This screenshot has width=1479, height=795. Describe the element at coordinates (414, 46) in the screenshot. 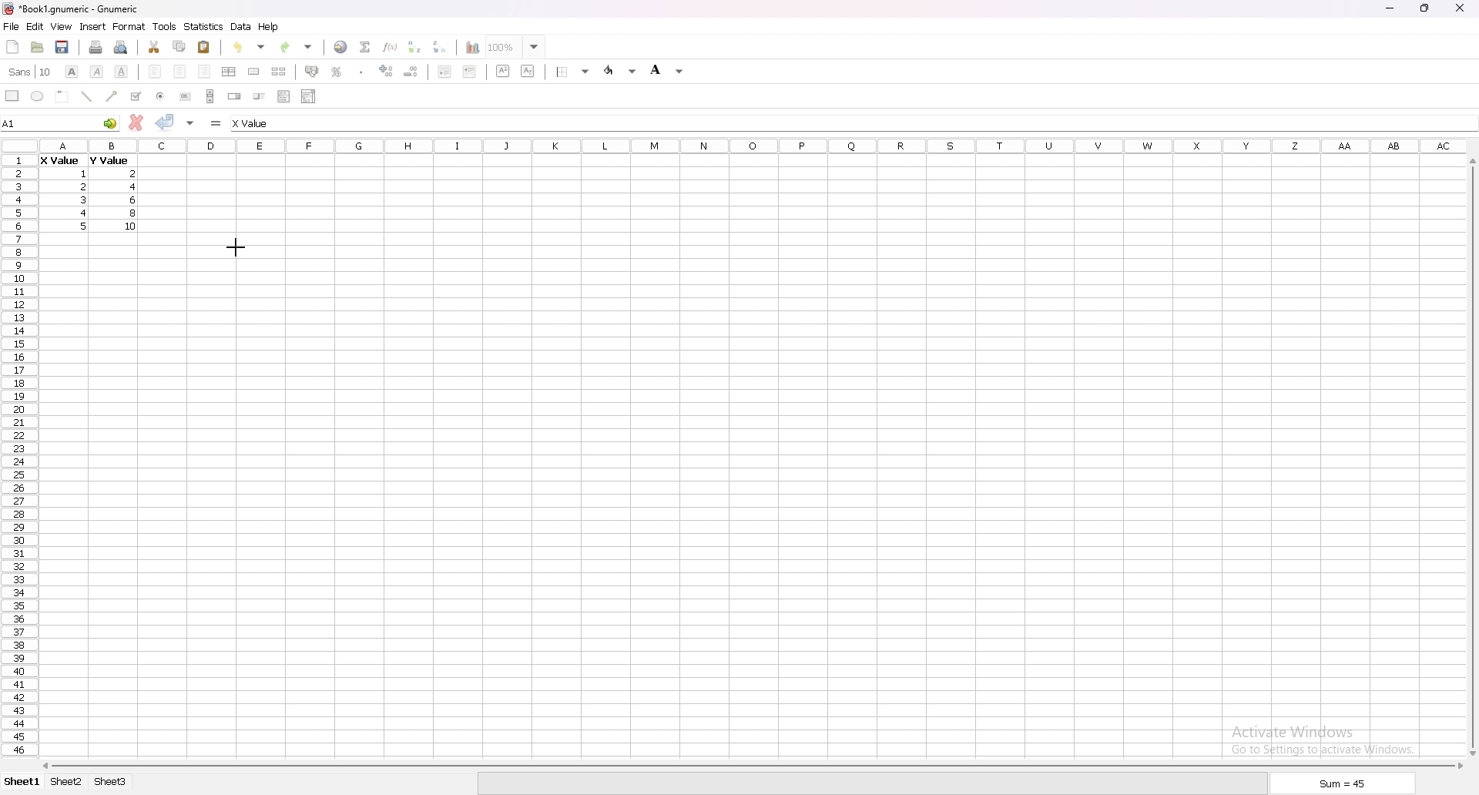

I see `sort ascending` at that location.